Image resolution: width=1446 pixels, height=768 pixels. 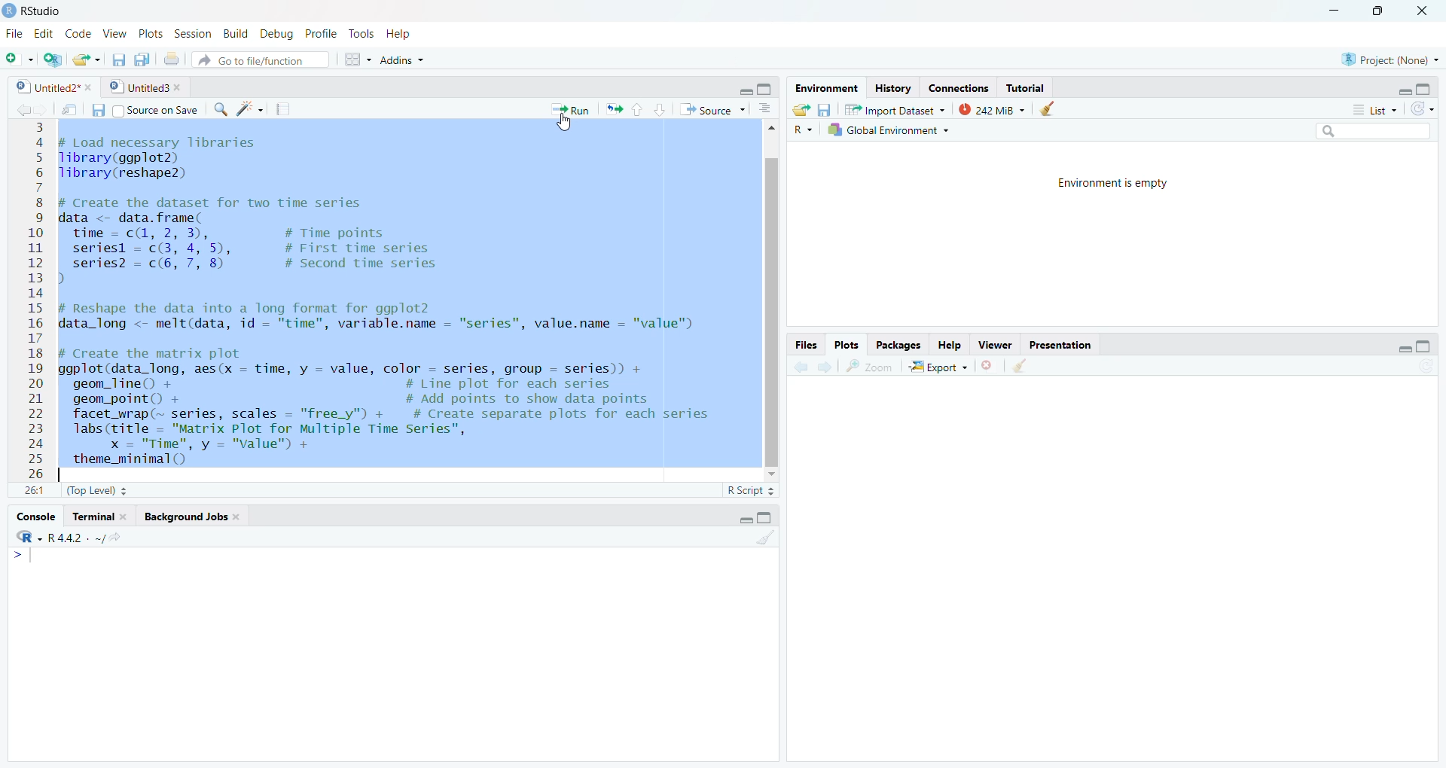 What do you see at coordinates (47, 11) in the screenshot?
I see `RStudio` at bounding box center [47, 11].